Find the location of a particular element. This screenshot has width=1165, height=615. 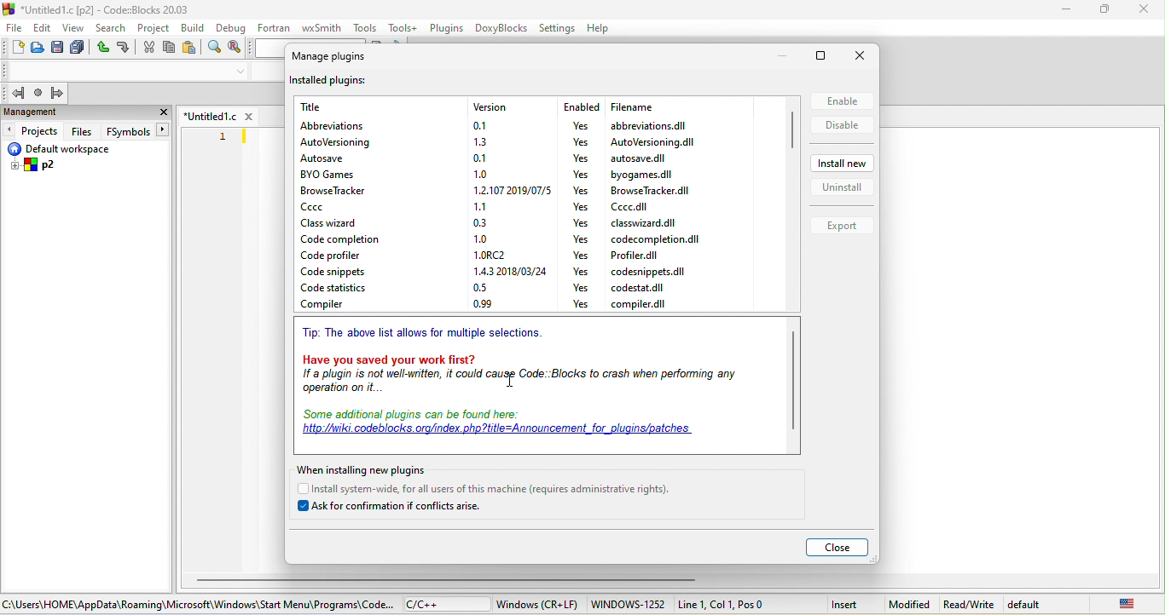

yes is located at coordinates (581, 287).